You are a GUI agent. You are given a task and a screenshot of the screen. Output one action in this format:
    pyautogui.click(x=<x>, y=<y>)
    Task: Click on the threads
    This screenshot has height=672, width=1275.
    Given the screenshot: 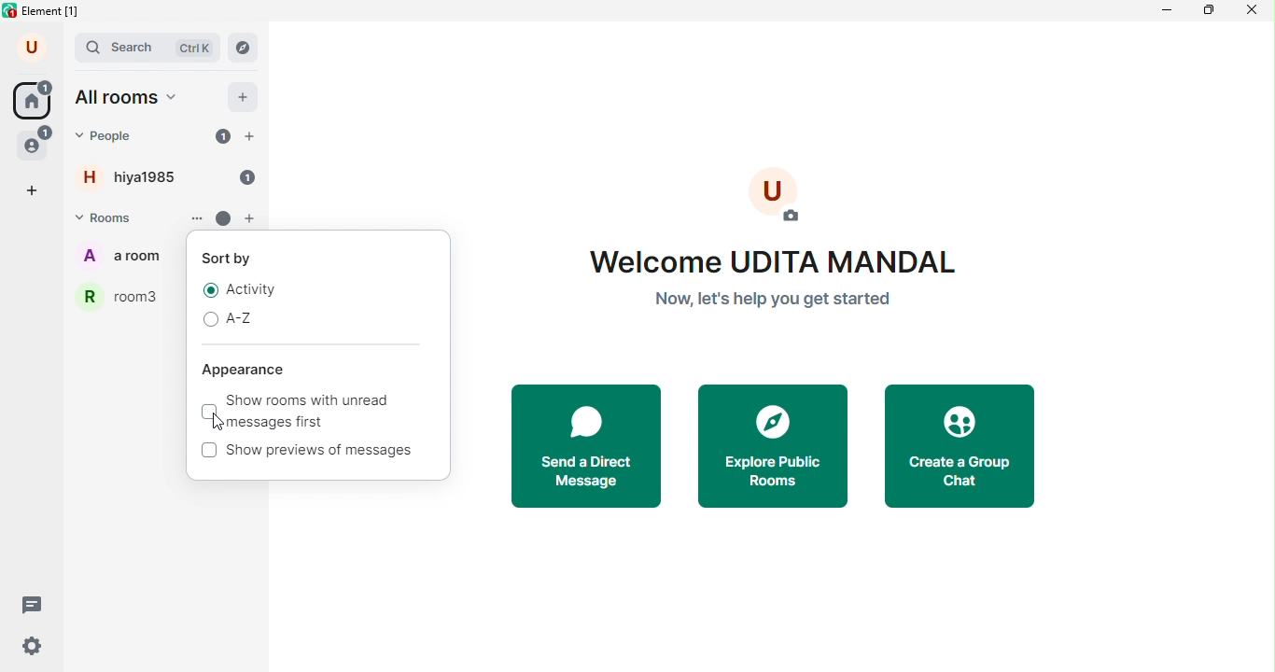 What is the action you would take?
    pyautogui.click(x=35, y=606)
    